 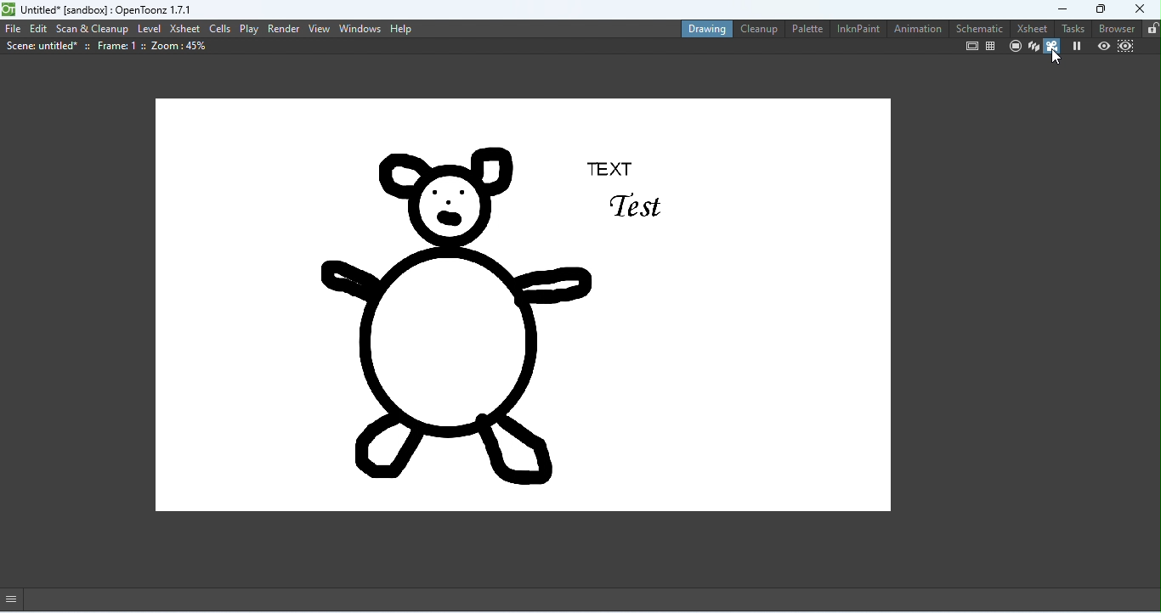 I want to click on Xsheet, so click(x=1028, y=27).